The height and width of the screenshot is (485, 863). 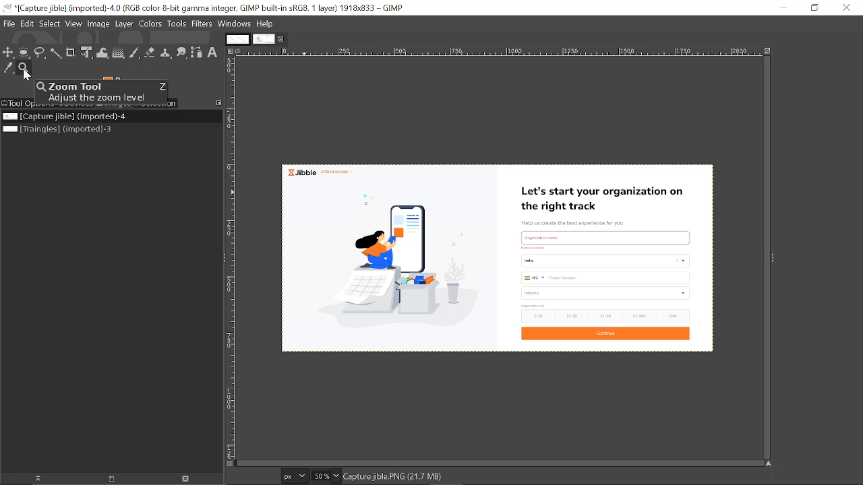 I want to click on Clone tool, so click(x=165, y=53).